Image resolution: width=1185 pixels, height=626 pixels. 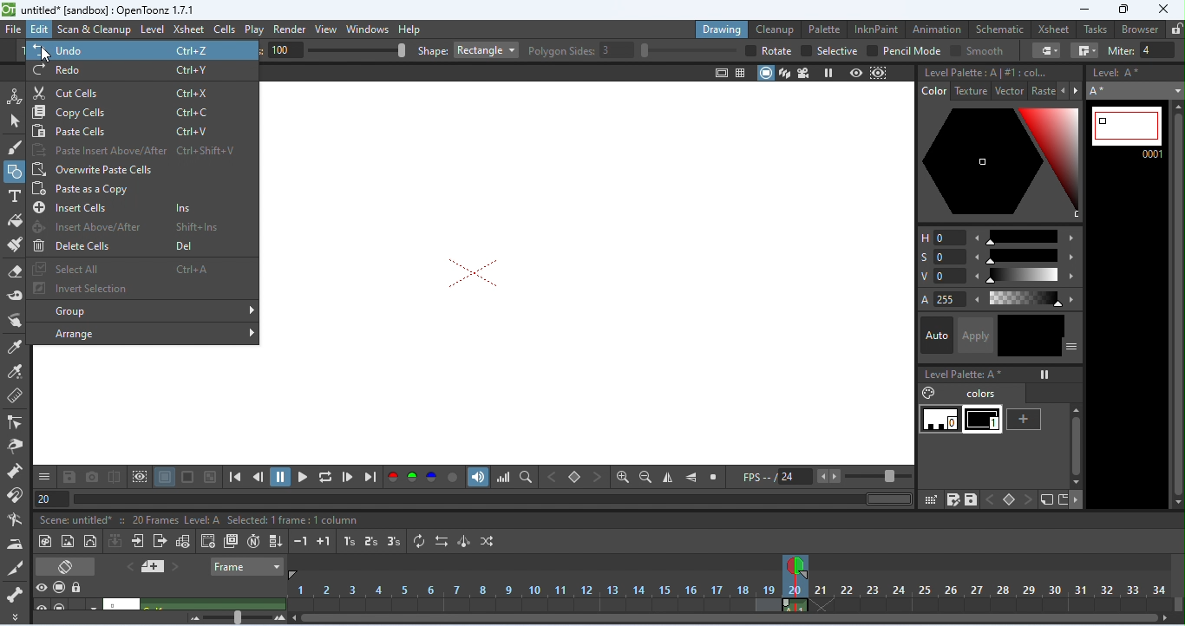 I want to click on select level, so click(x=1136, y=91).